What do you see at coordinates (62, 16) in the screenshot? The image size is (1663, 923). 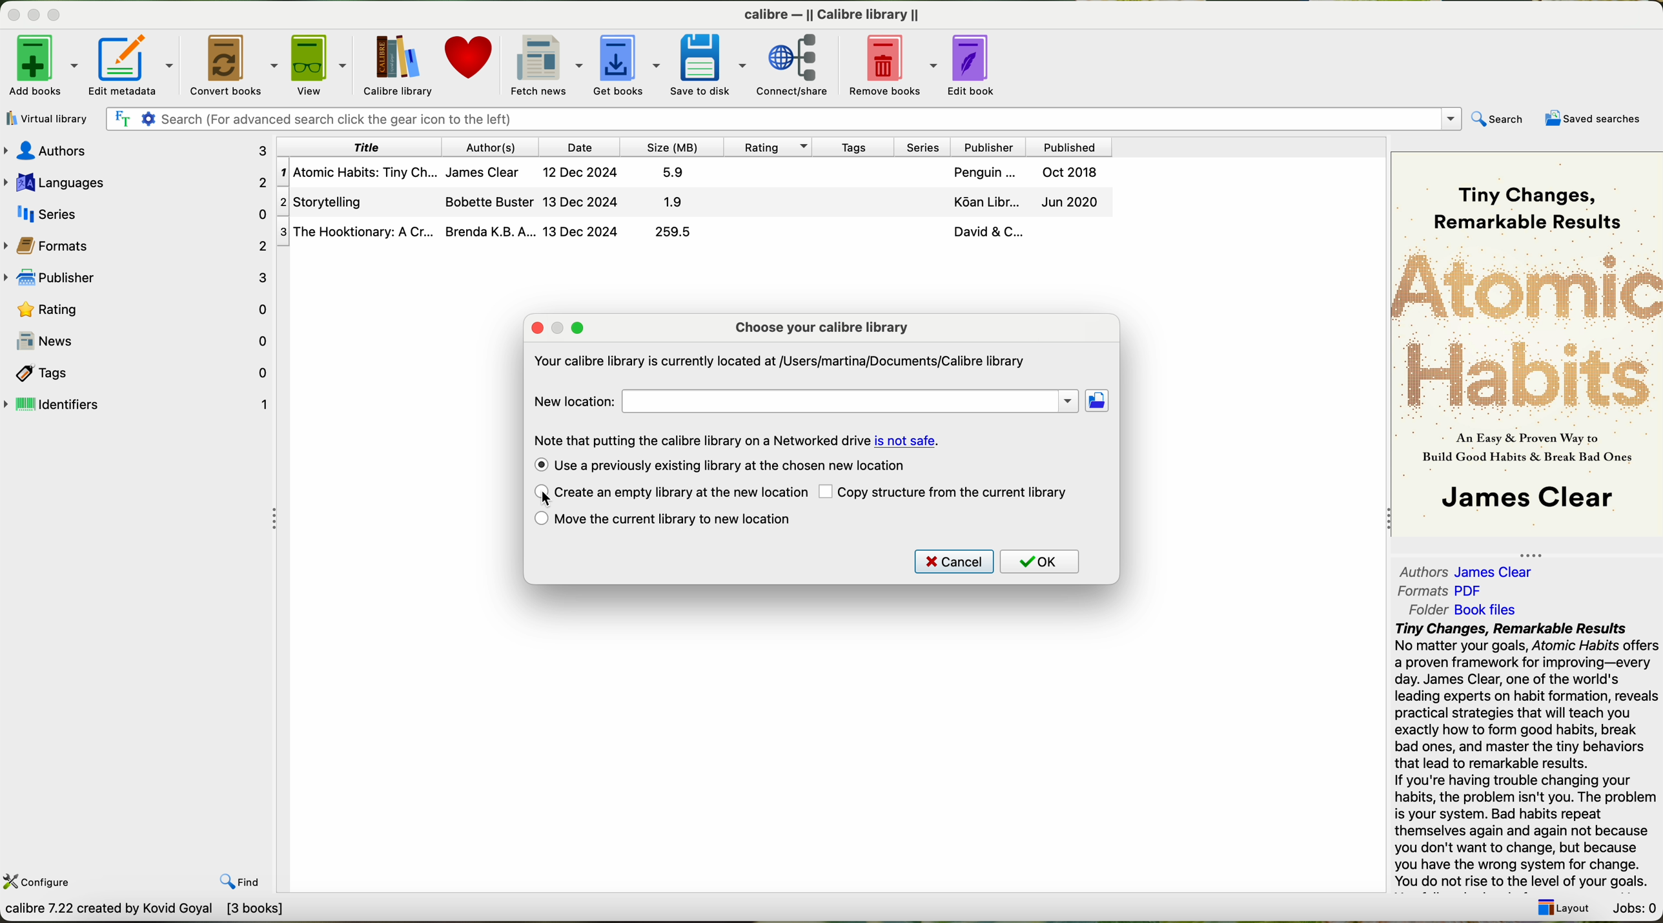 I see `maximize program` at bounding box center [62, 16].